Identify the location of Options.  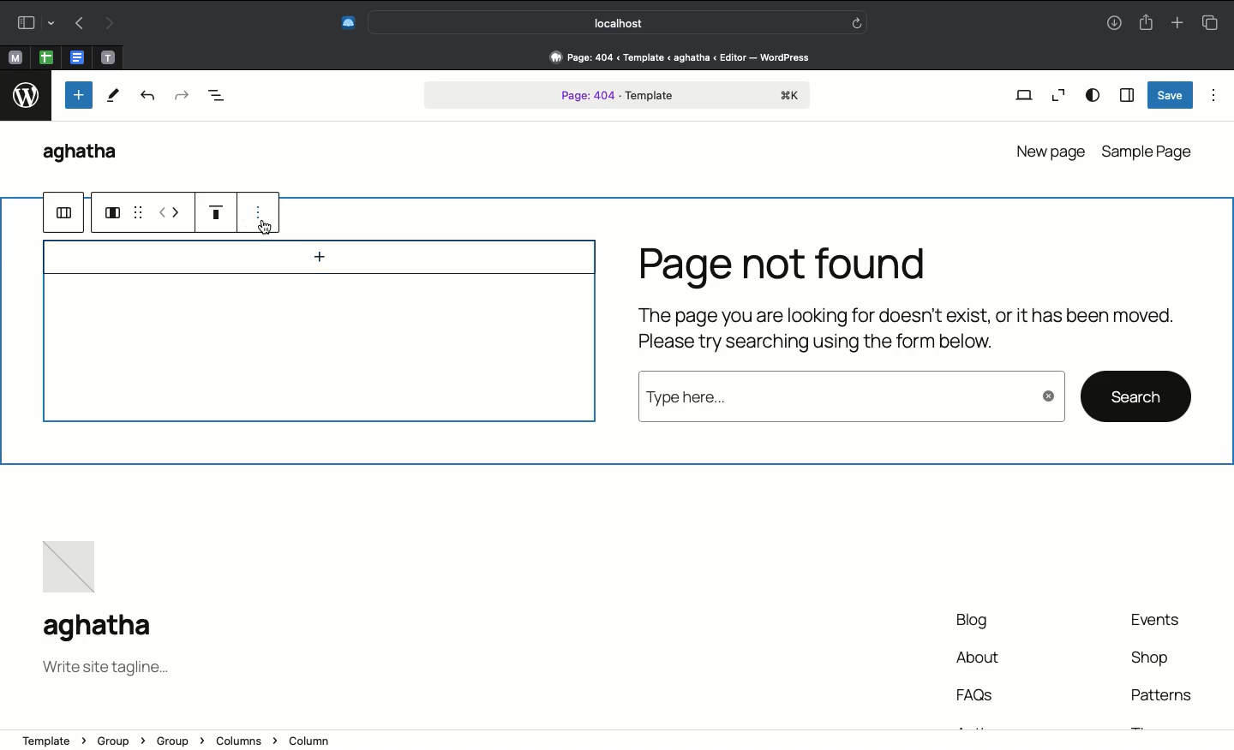
(1214, 95).